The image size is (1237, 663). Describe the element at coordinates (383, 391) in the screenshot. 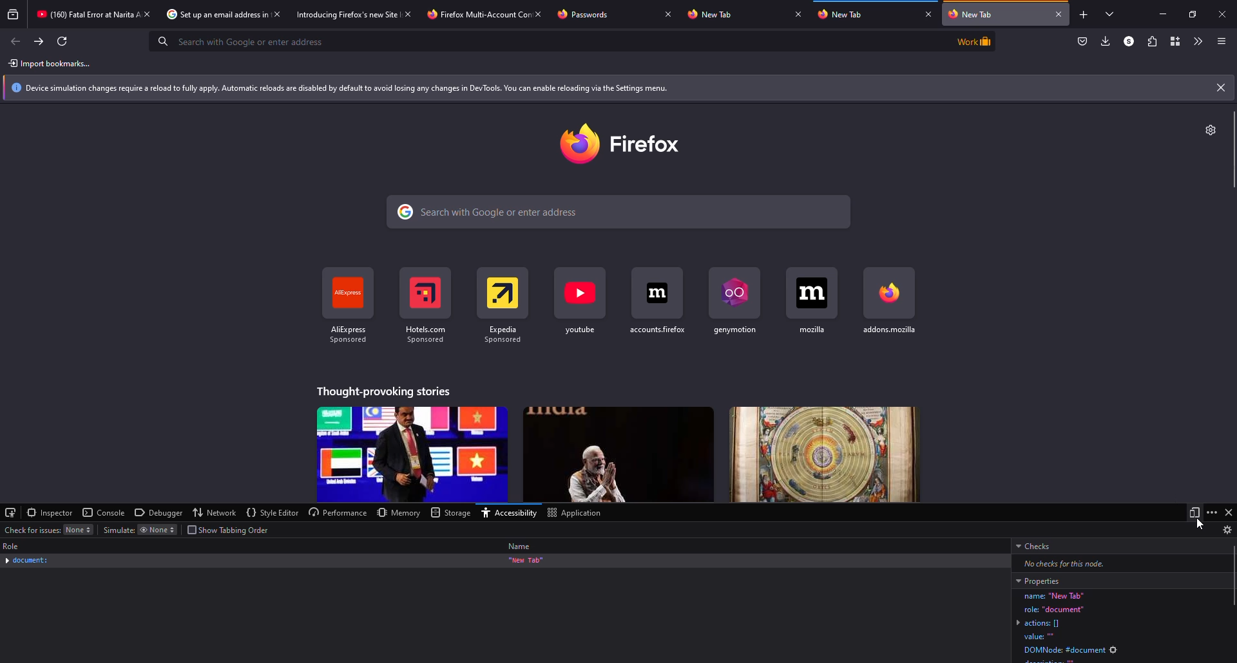

I see `Text` at that location.